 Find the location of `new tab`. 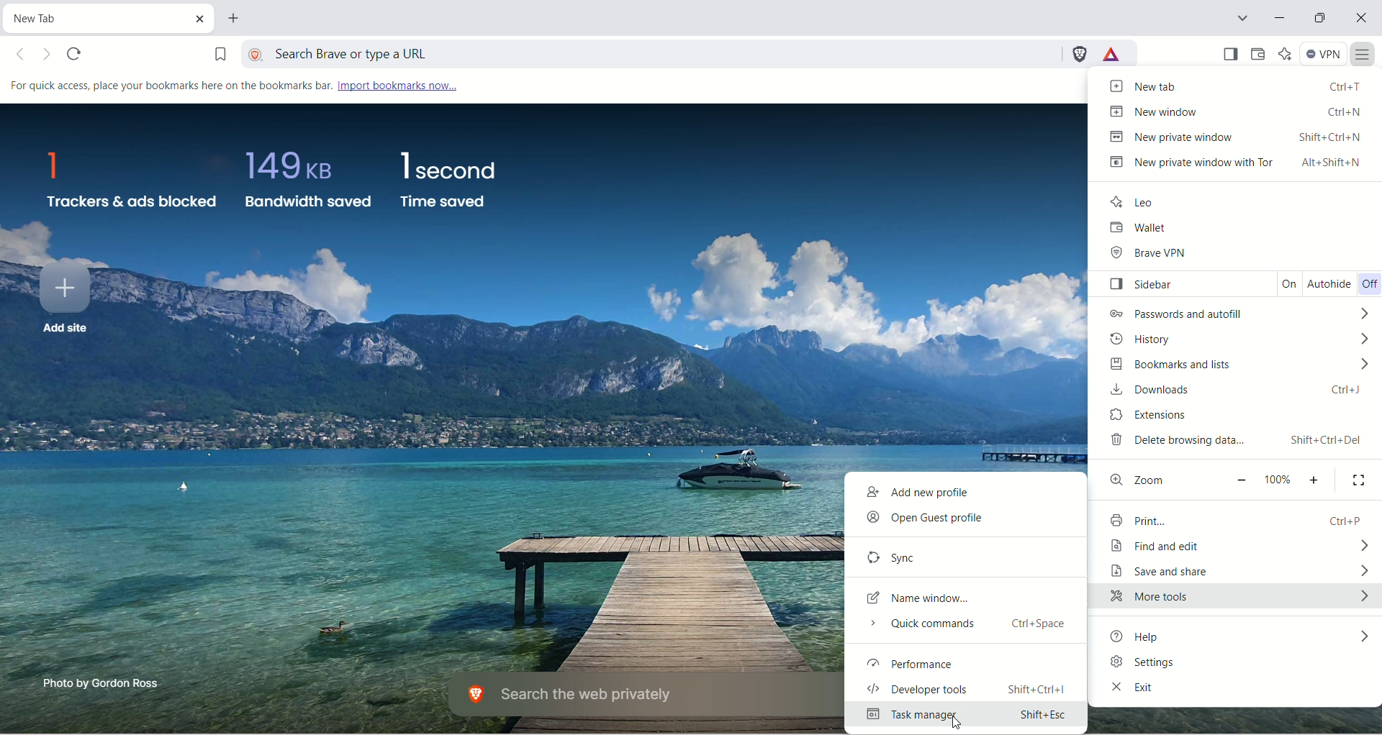

new tab is located at coordinates (238, 20).